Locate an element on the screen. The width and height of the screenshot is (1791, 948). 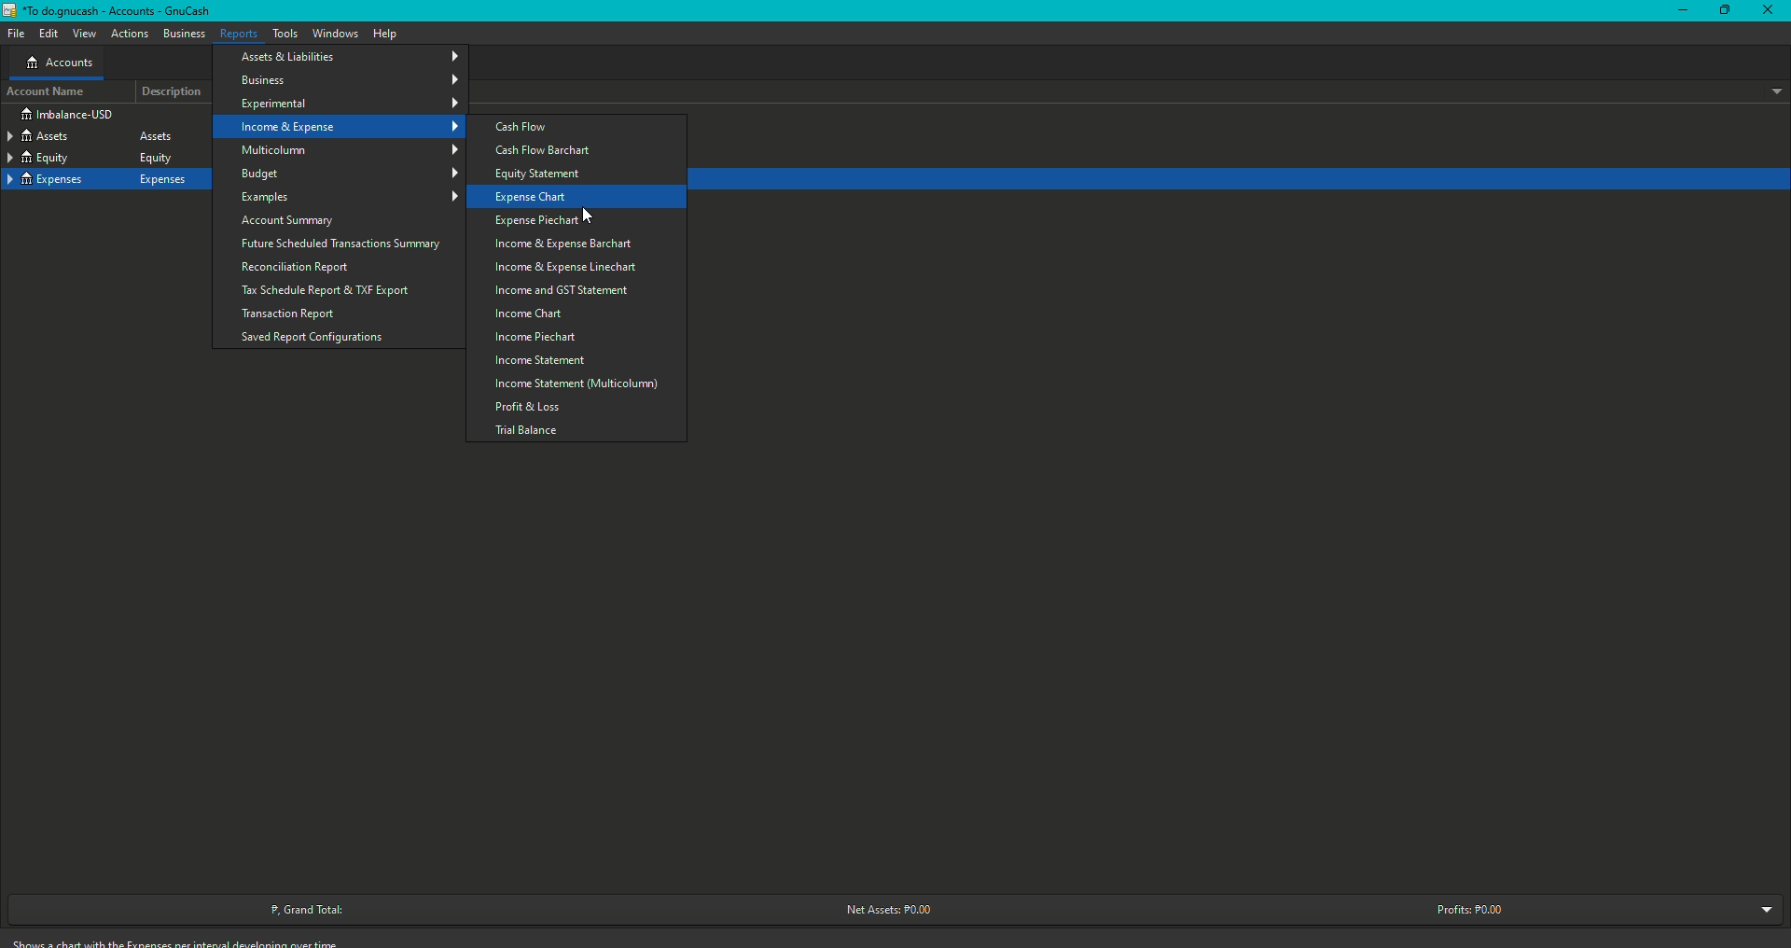
Budget is located at coordinates (351, 174).